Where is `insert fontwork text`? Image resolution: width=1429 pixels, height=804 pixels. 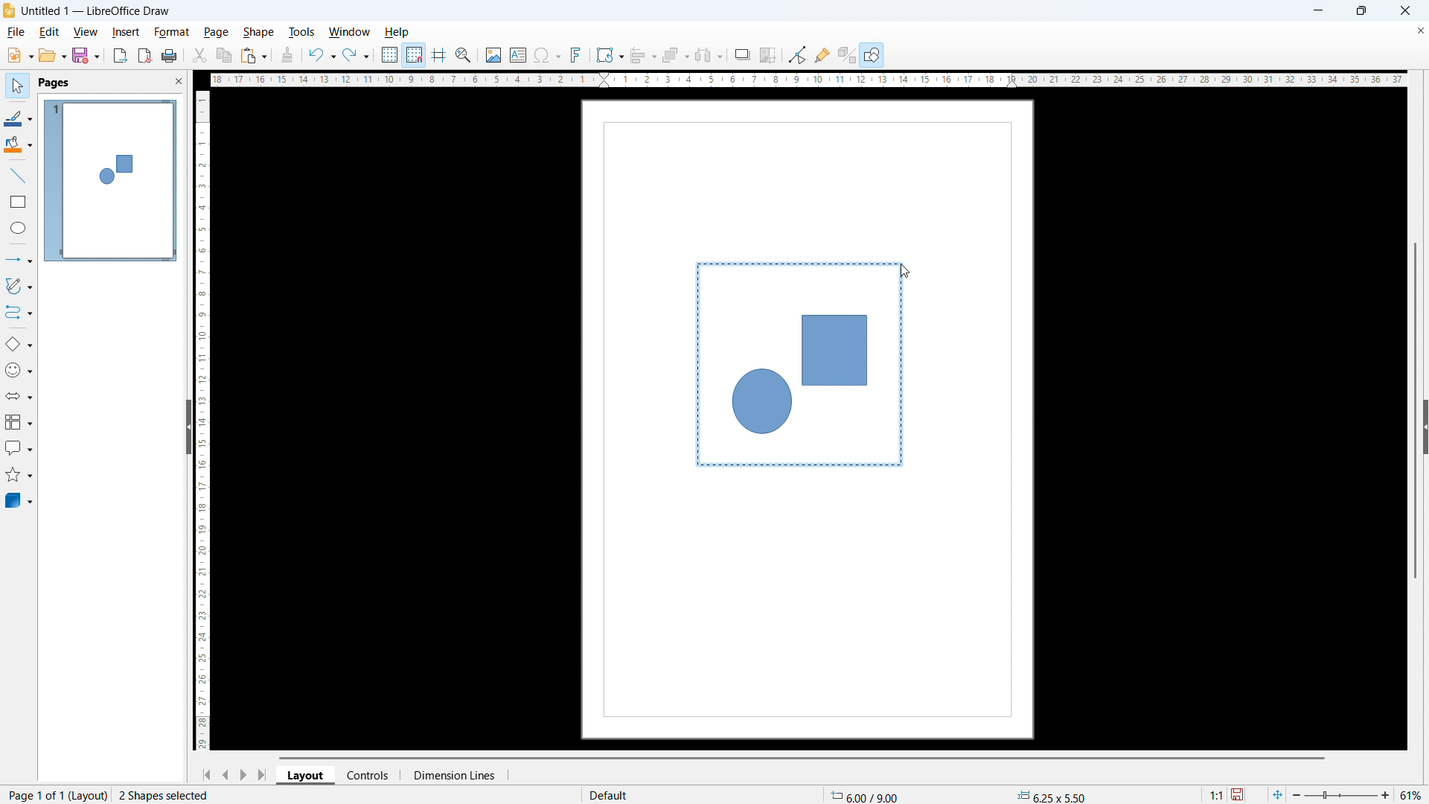
insert fontwork text is located at coordinates (577, 56).